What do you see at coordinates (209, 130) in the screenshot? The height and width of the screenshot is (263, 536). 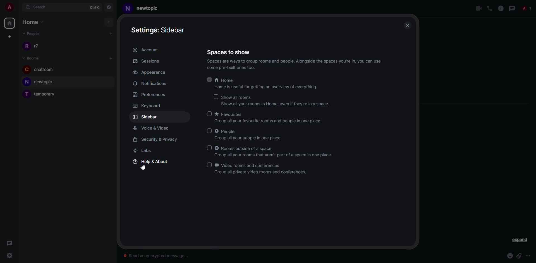 I see `select` at bounding box center [209, 130].